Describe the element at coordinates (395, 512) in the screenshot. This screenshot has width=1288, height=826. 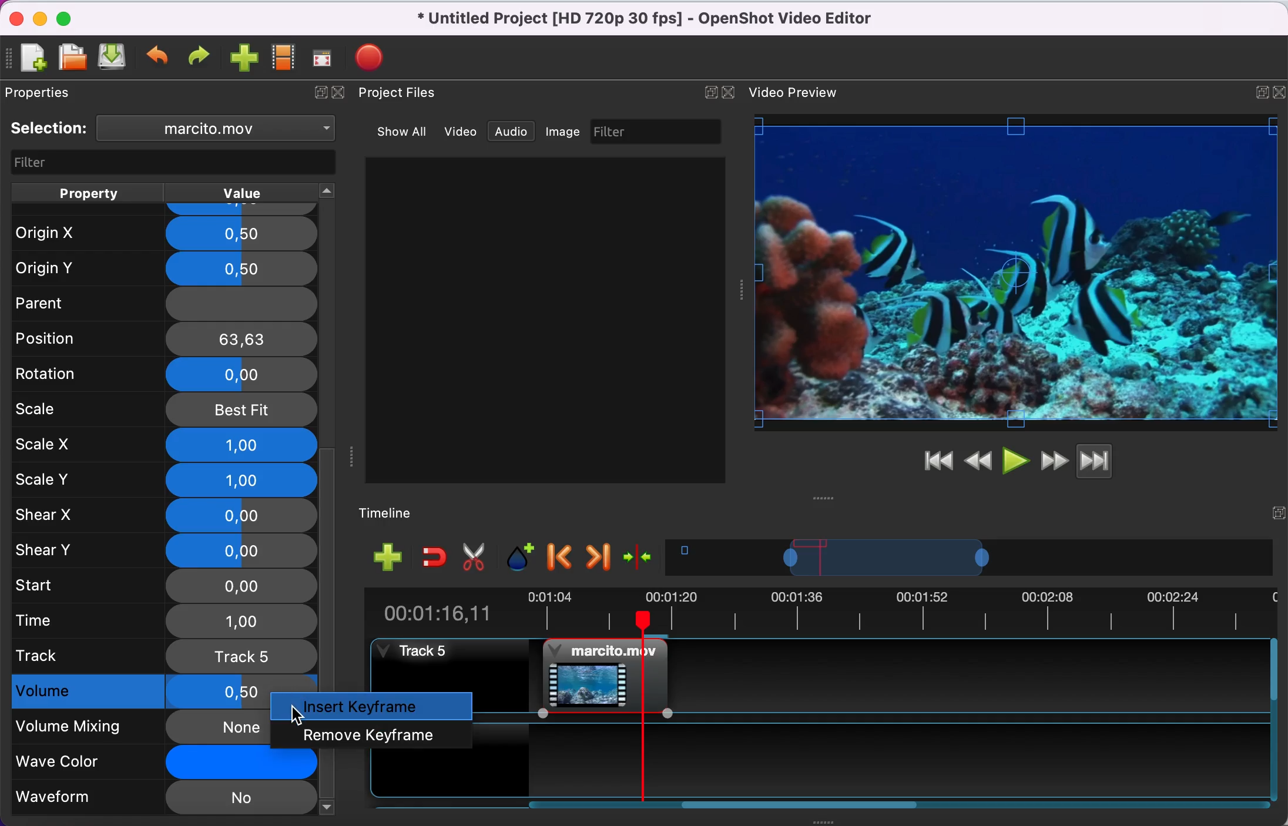
I see `timelime` at that location.